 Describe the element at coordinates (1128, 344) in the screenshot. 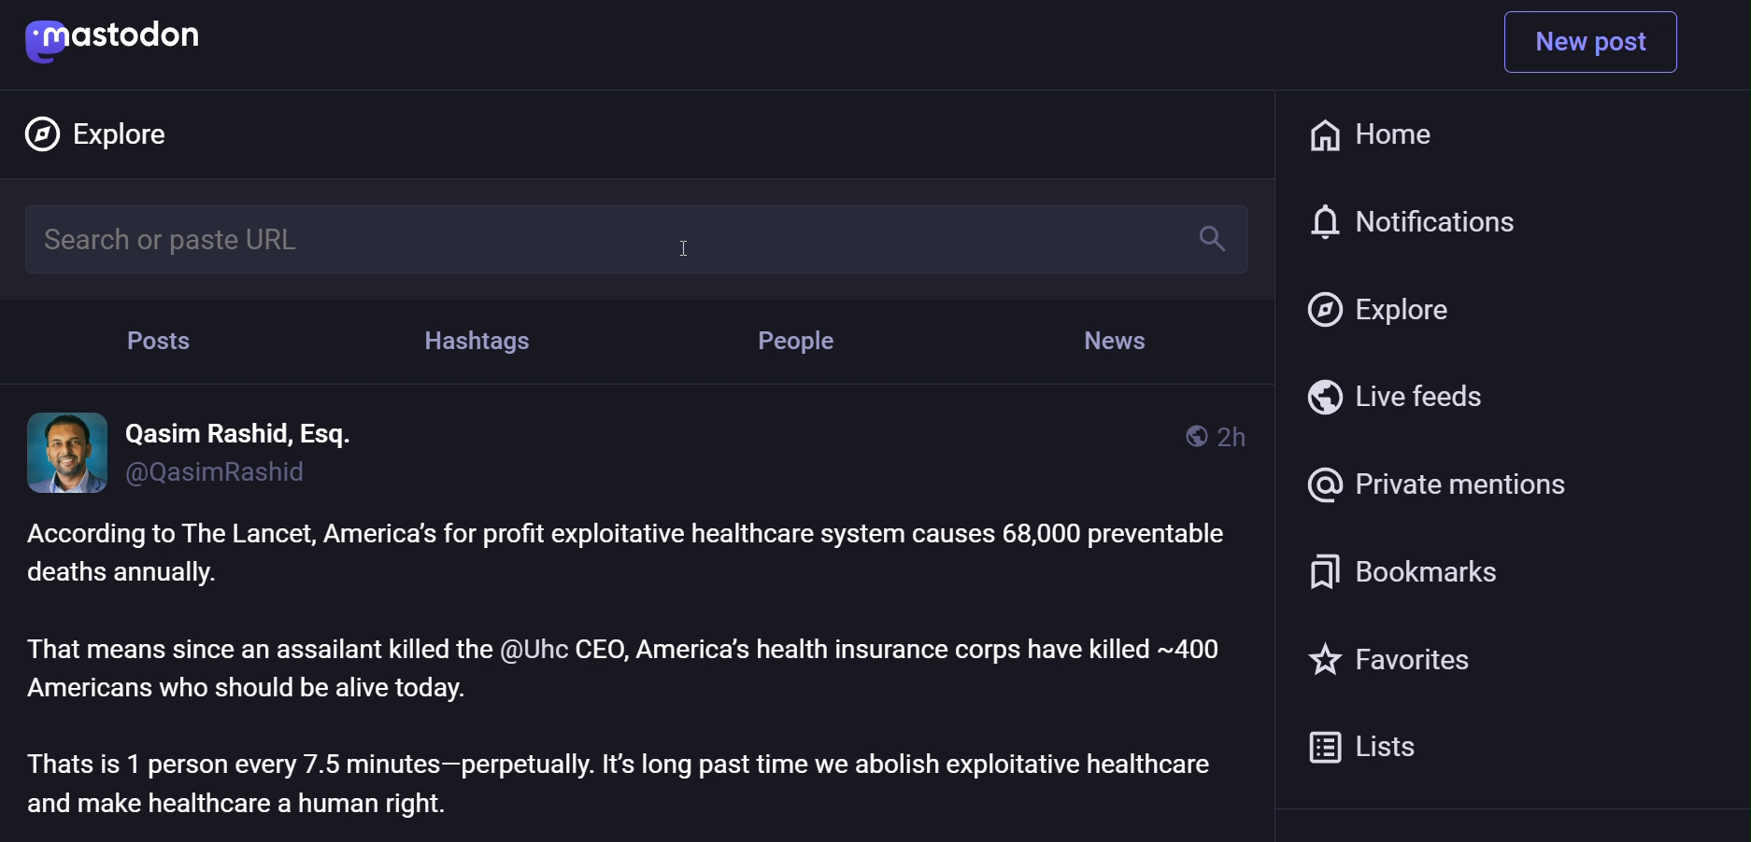

I see `news` at that location.